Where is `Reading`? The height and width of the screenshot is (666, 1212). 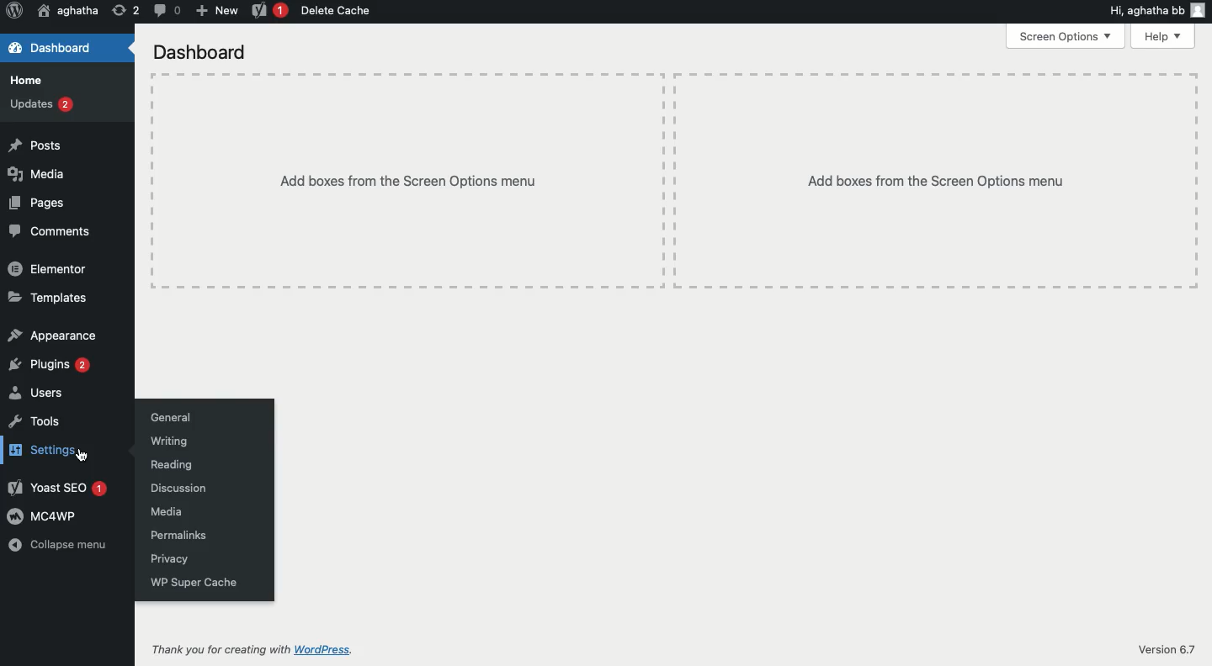 Reading is located at coordinates (171, 464).